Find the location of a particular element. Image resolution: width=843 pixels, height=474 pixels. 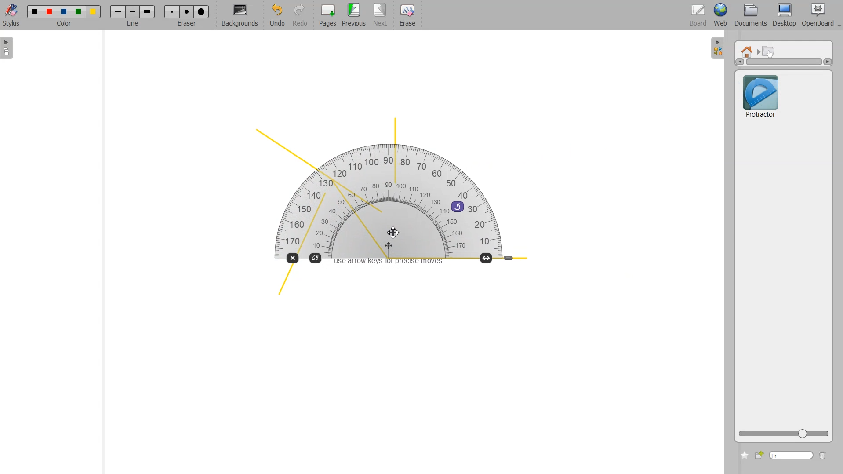

Next is located at coordinates (381, 15).